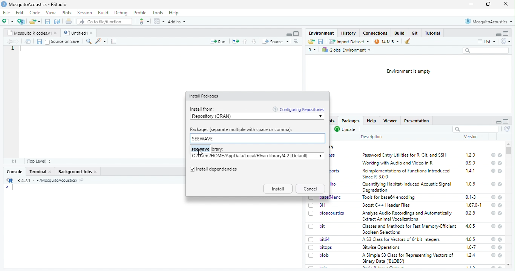 The width and height of the screenshot is (515, 271). I want to click on View, so click(51, 13).